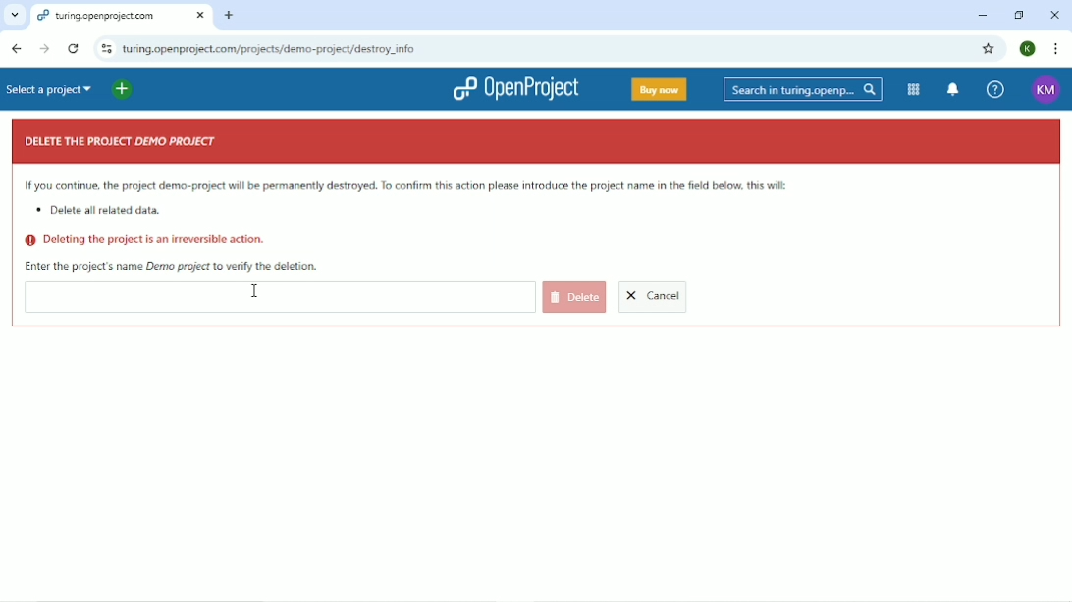 Image resolution: width=1072 pixels, height=602 pixels. What do you see at coordinates (980, 17) in the screenshot?
I see `Minimize` at bounding box center [980, 17].